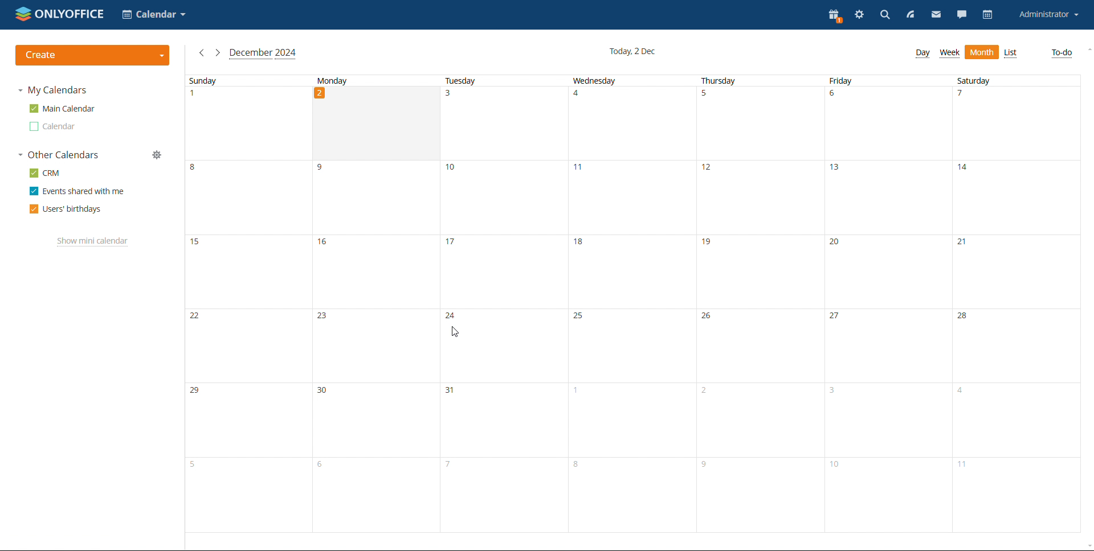 This screenshot has width=1094, height=551. What do you see at coordinates (93, 241) in the screenshot?
I see `show mini calendar` at bounding box center [93, 241].